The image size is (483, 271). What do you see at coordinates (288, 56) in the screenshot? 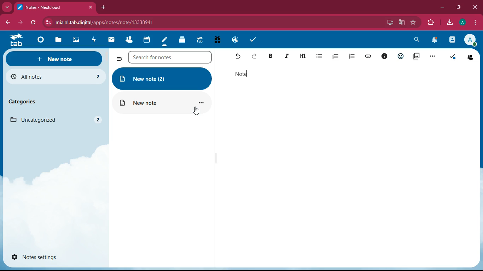
I see `italic` at bounding box center [288, 56].